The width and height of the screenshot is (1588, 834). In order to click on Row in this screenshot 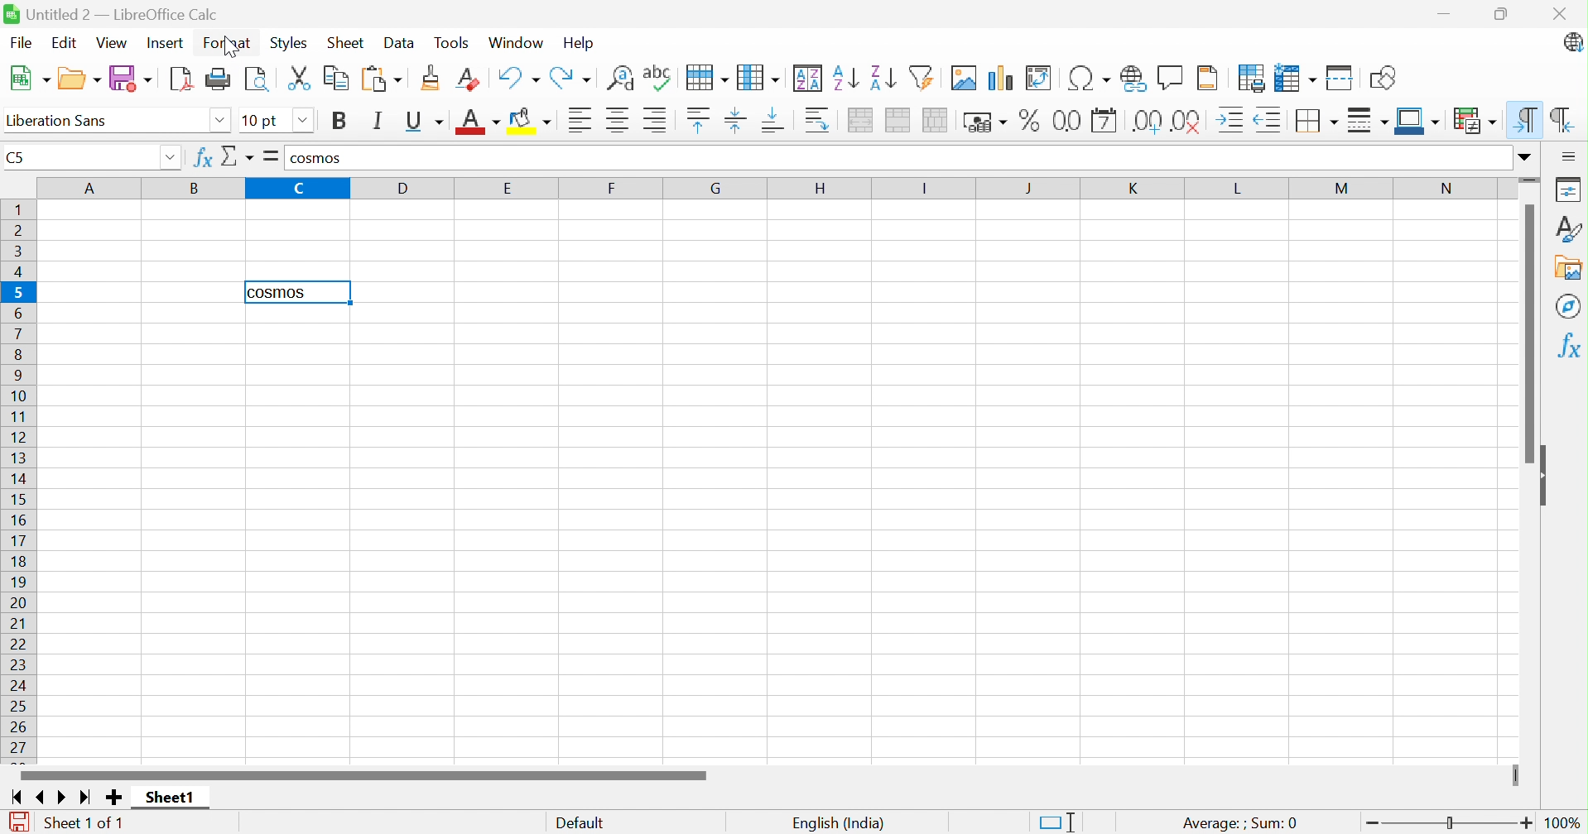, I will do `click(705, 78)`.